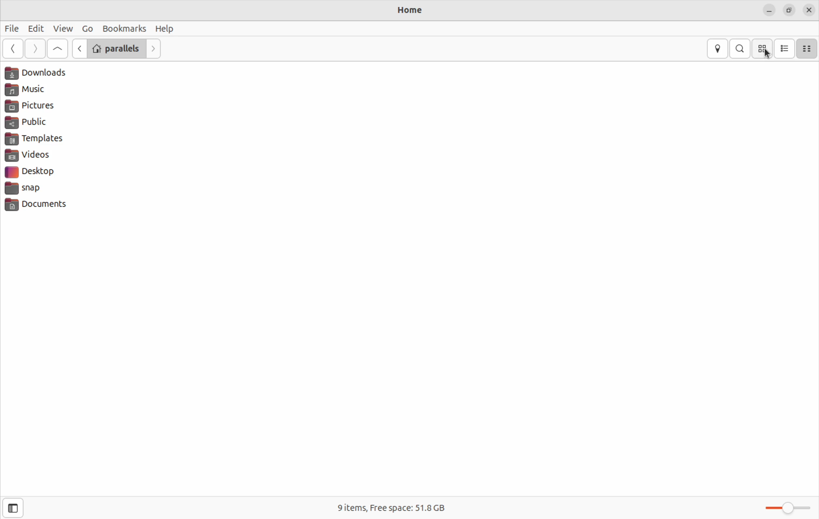  I want to click on Goto first file, so click(57, 48).